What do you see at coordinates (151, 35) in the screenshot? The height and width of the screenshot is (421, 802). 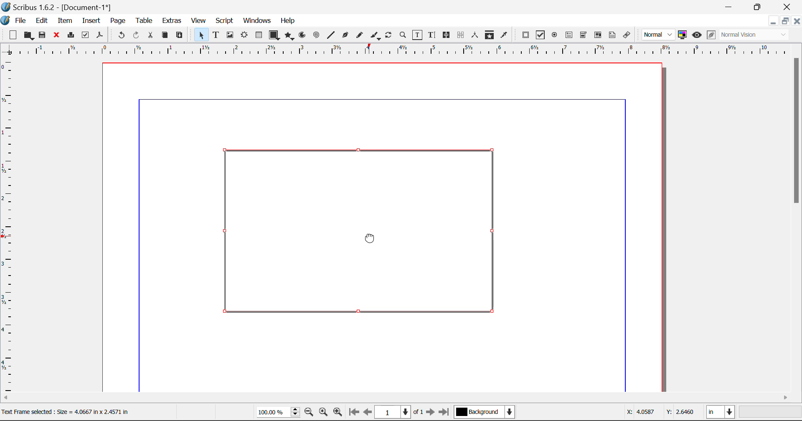 I see `Cut` at bounding box center [151, 35].